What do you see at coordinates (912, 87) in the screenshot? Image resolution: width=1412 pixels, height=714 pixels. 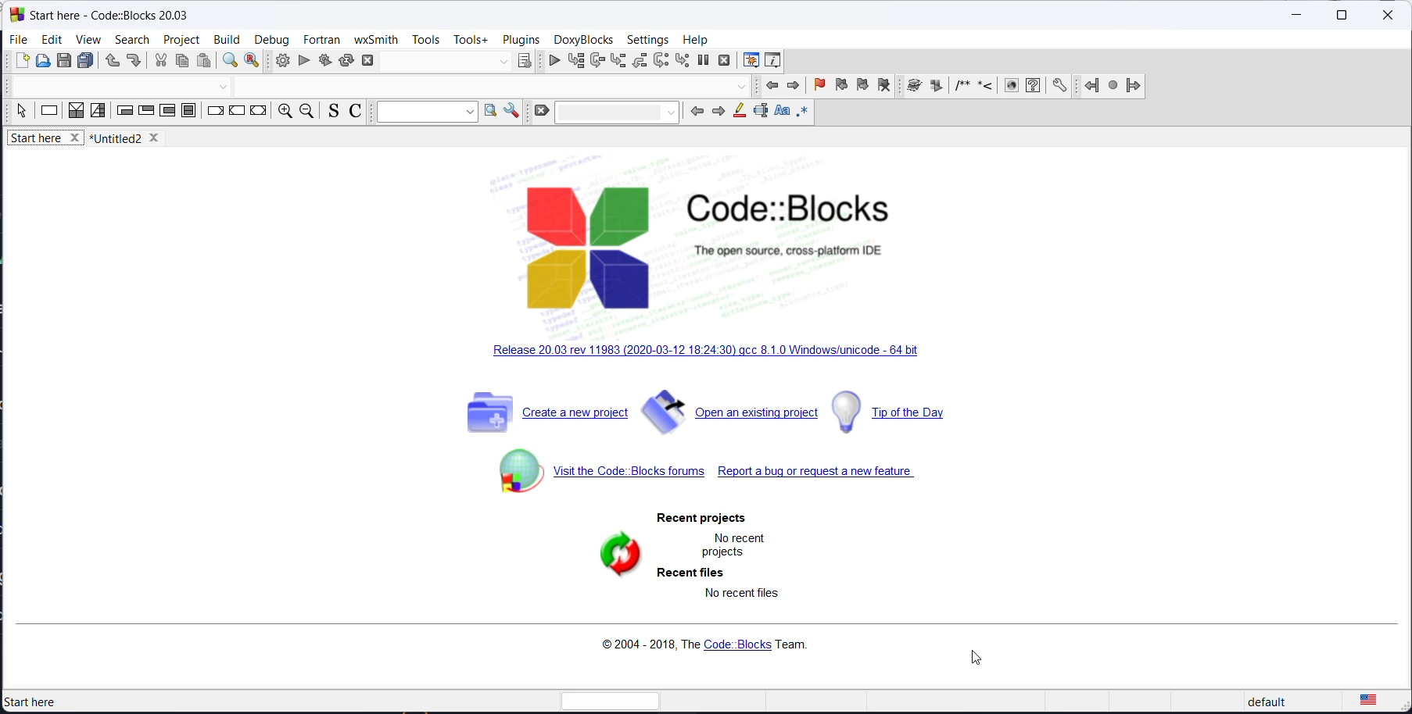 I see `icon` at bounding box center [912, 87].